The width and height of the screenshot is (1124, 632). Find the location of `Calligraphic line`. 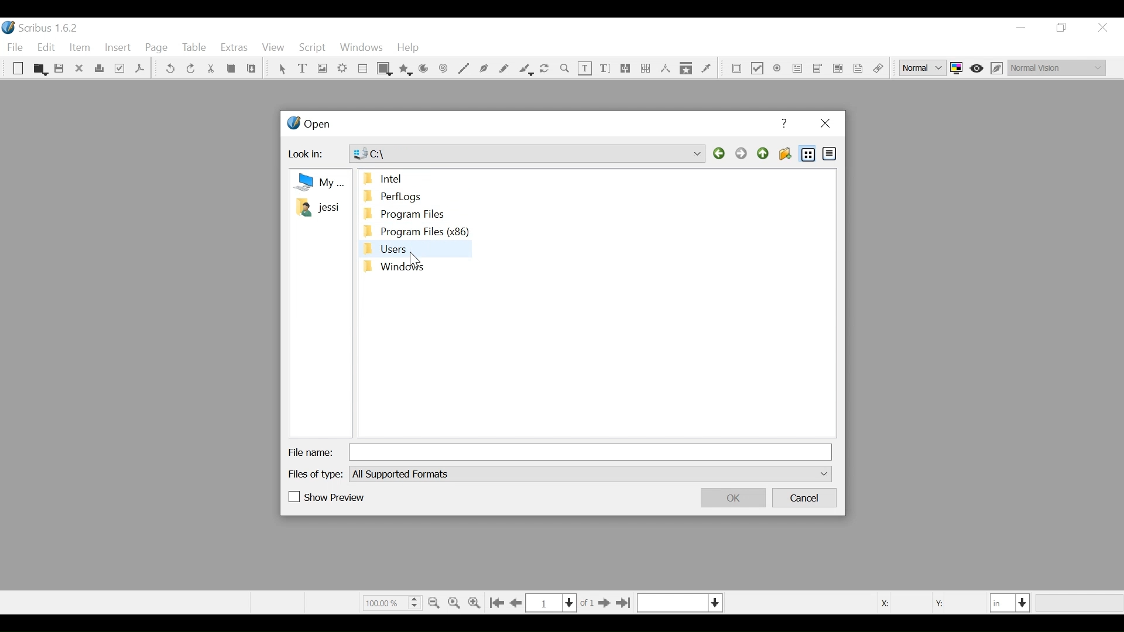

Calligraphic line is located at coordinates (525, 70).